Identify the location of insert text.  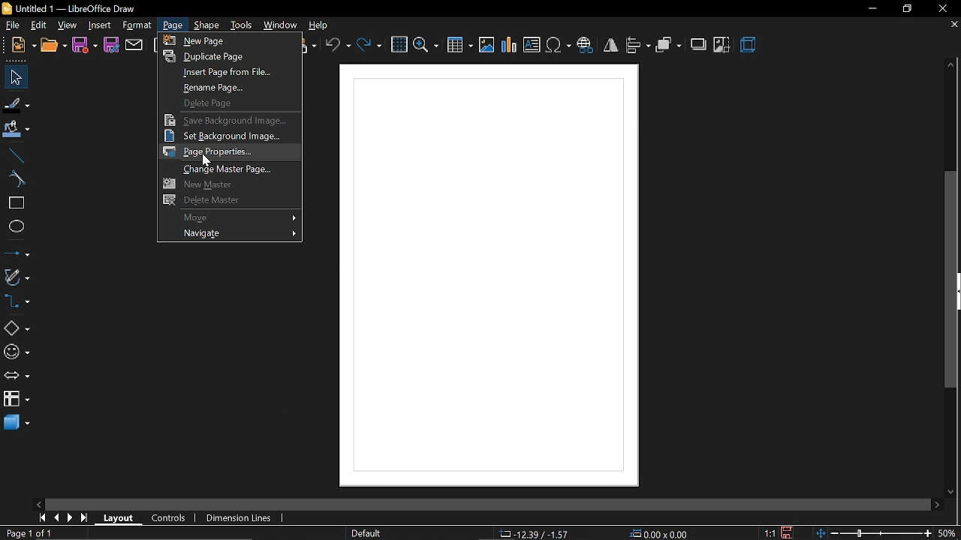
(532, 44).